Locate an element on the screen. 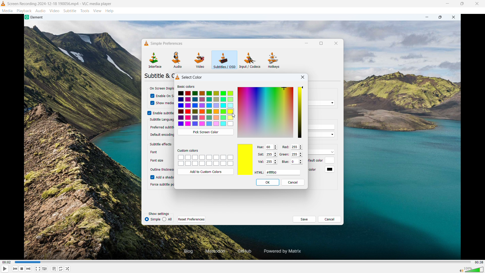 The image size is (485, 273). Show media title on video start  is located at coordinates (165, 103).